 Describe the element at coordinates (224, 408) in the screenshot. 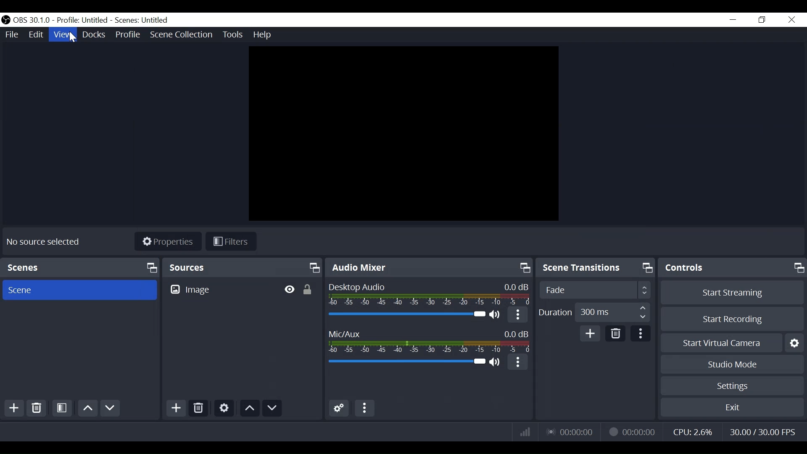

I see `Settings` at that location.